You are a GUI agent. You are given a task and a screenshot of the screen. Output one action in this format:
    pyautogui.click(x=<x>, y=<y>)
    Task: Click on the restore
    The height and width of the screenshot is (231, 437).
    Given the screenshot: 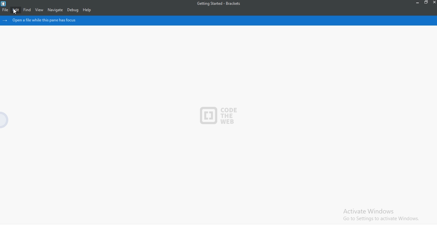 What is the action you would take?
    pyautogui.click(x=427, y=3)
    